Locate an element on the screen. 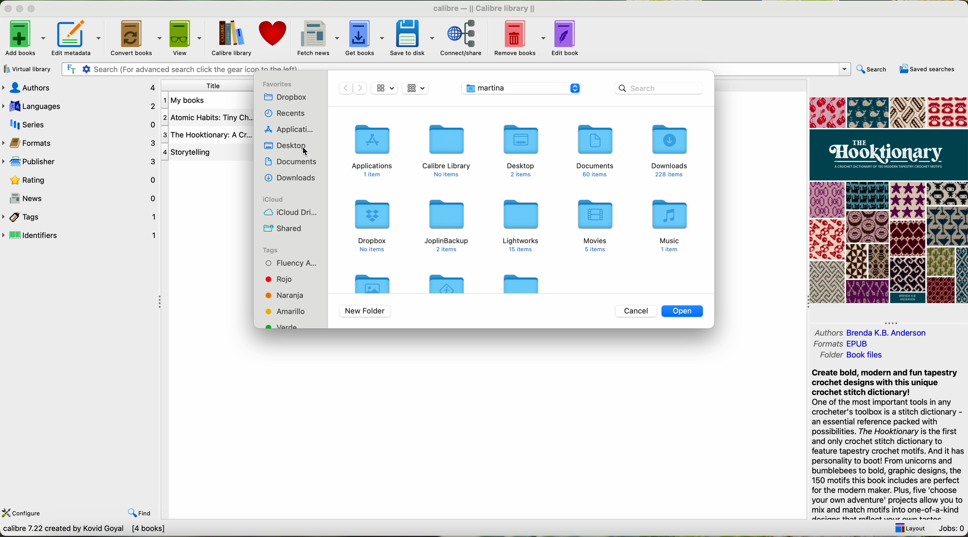  dropbox is located at coordinates (287, 97).